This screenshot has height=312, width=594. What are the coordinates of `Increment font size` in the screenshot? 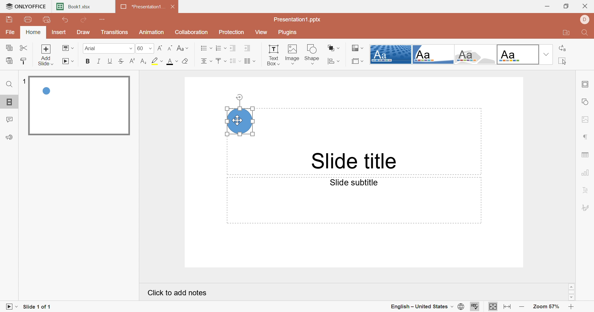 It's located at (160, 47).